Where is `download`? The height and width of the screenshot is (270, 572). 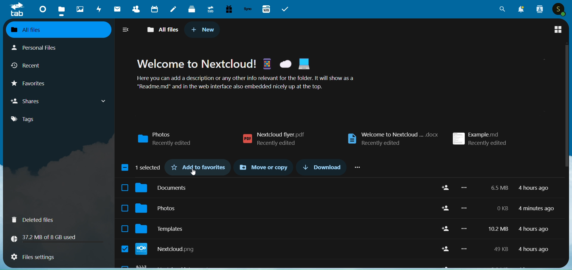 download is located at coordinates (320, 166).